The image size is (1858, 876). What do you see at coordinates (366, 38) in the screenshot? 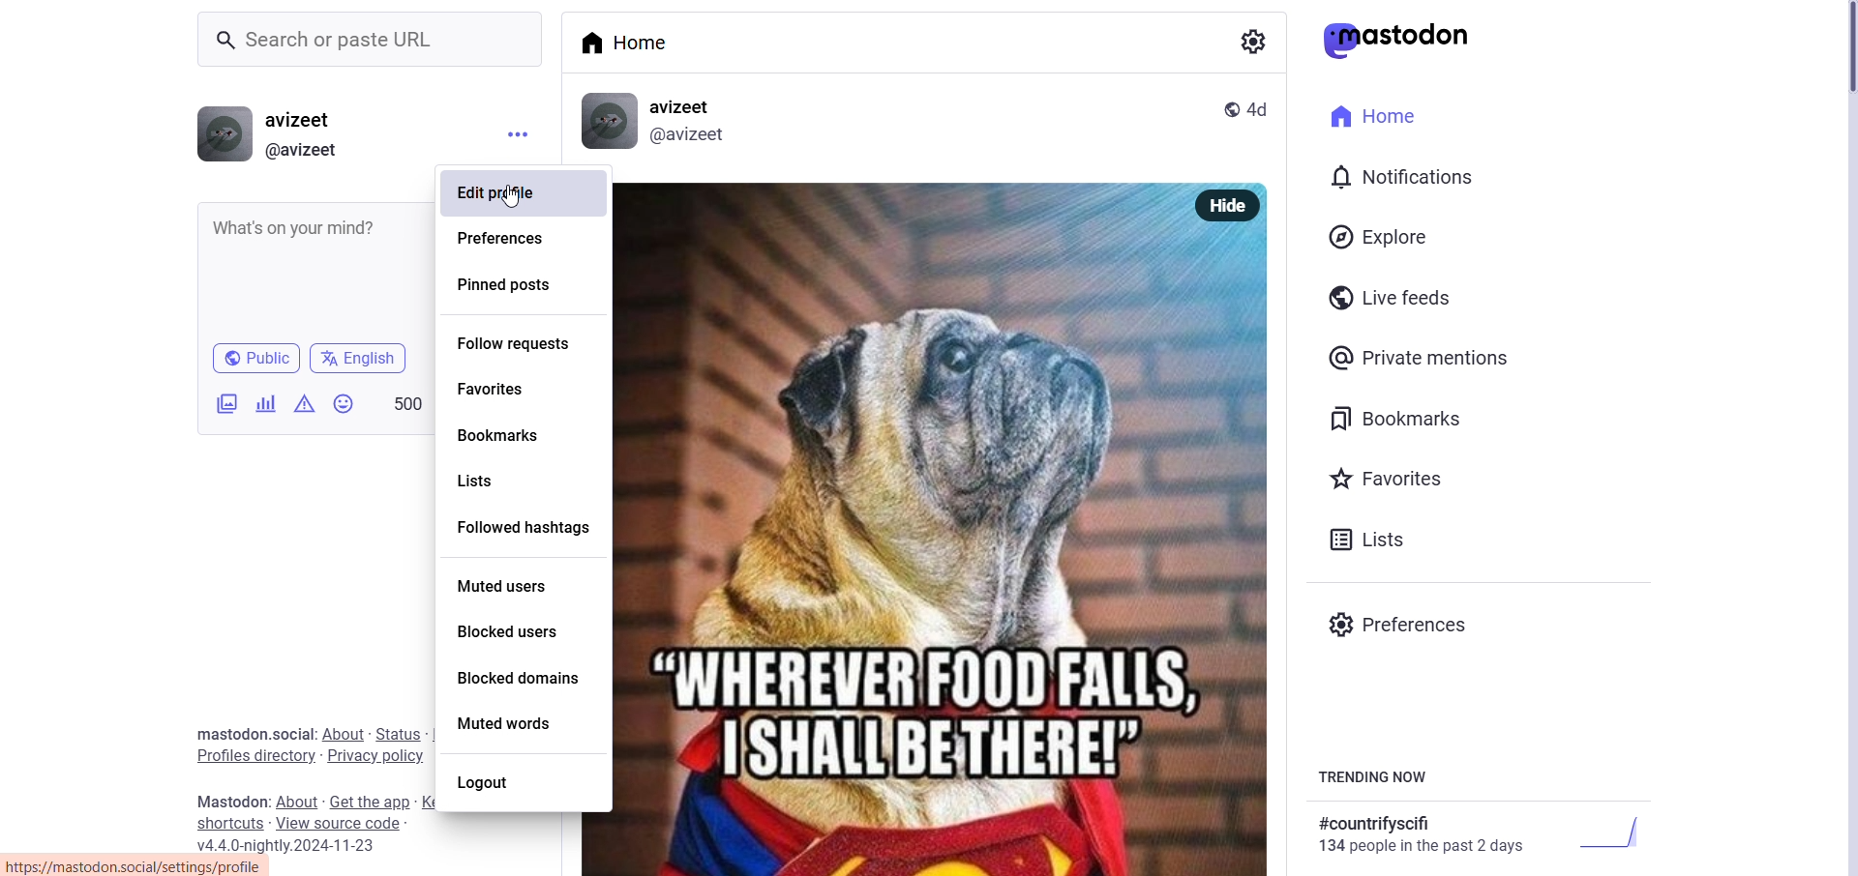
I see `search` at bounding box center [366, 38].